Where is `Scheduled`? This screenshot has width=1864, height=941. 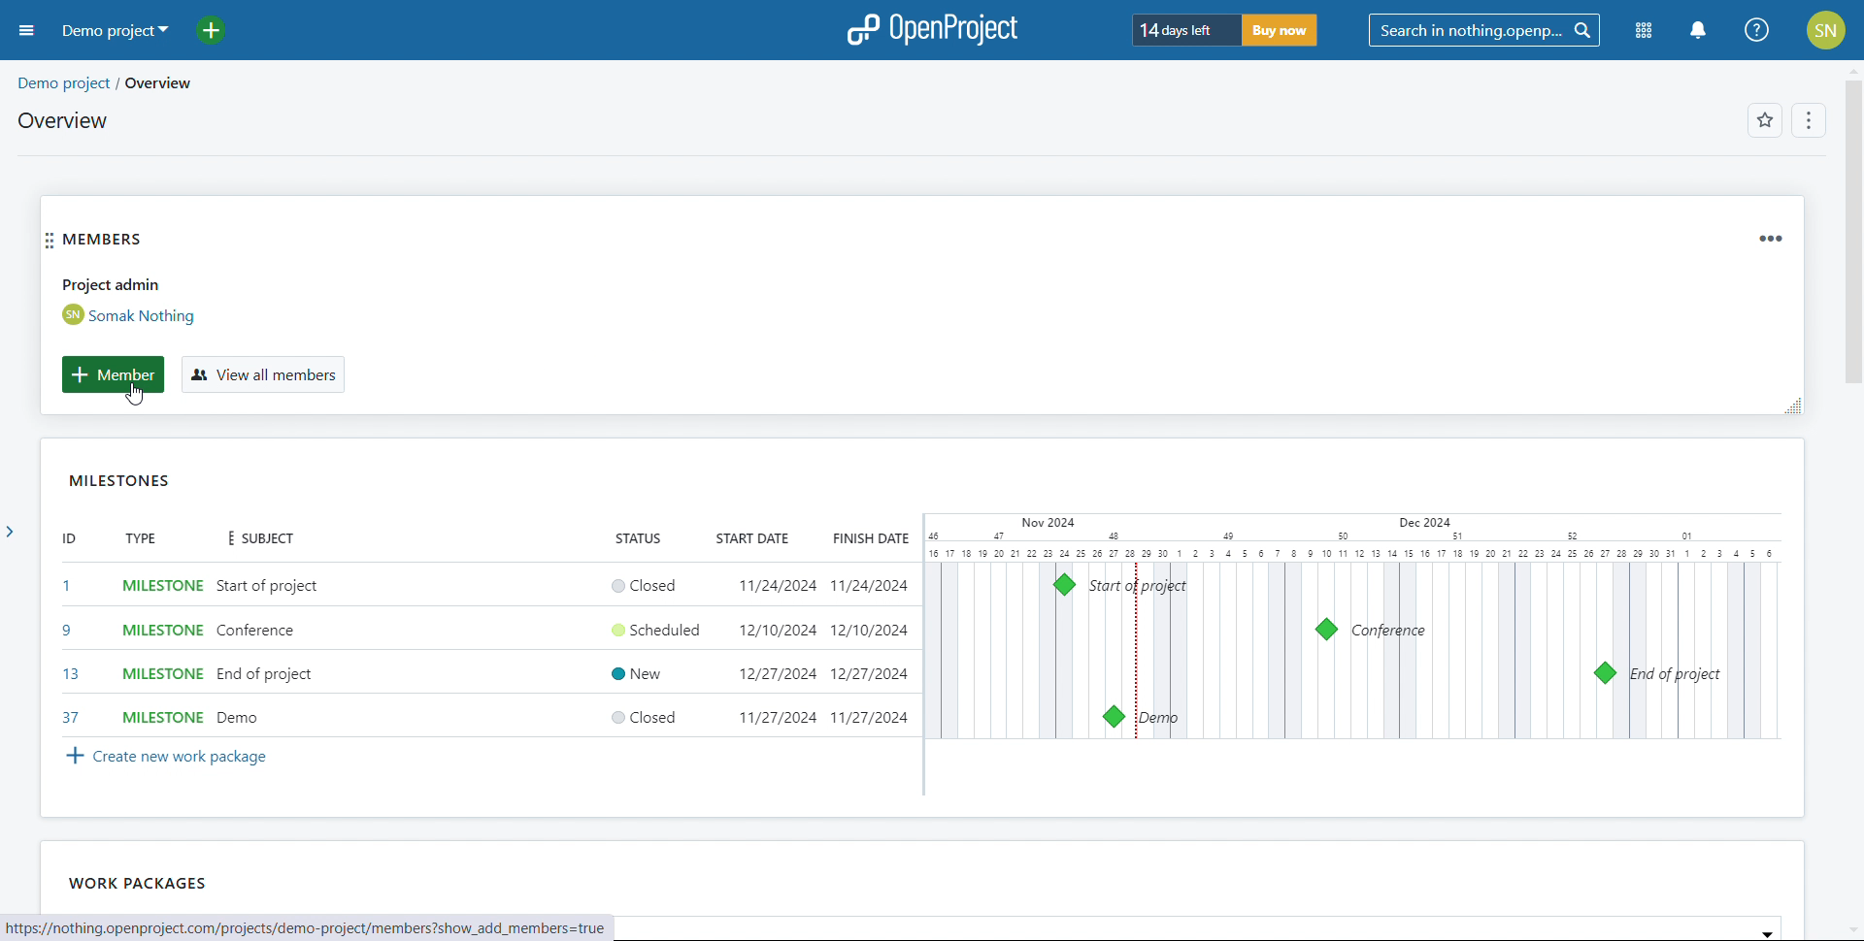 Scheduled is located at coordinates (660, 631).